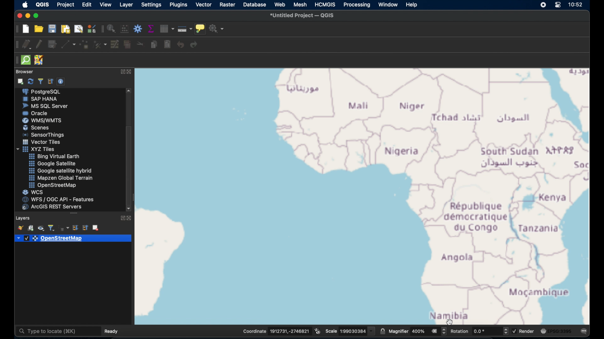  I want to click on maximize, so click(37, 15).